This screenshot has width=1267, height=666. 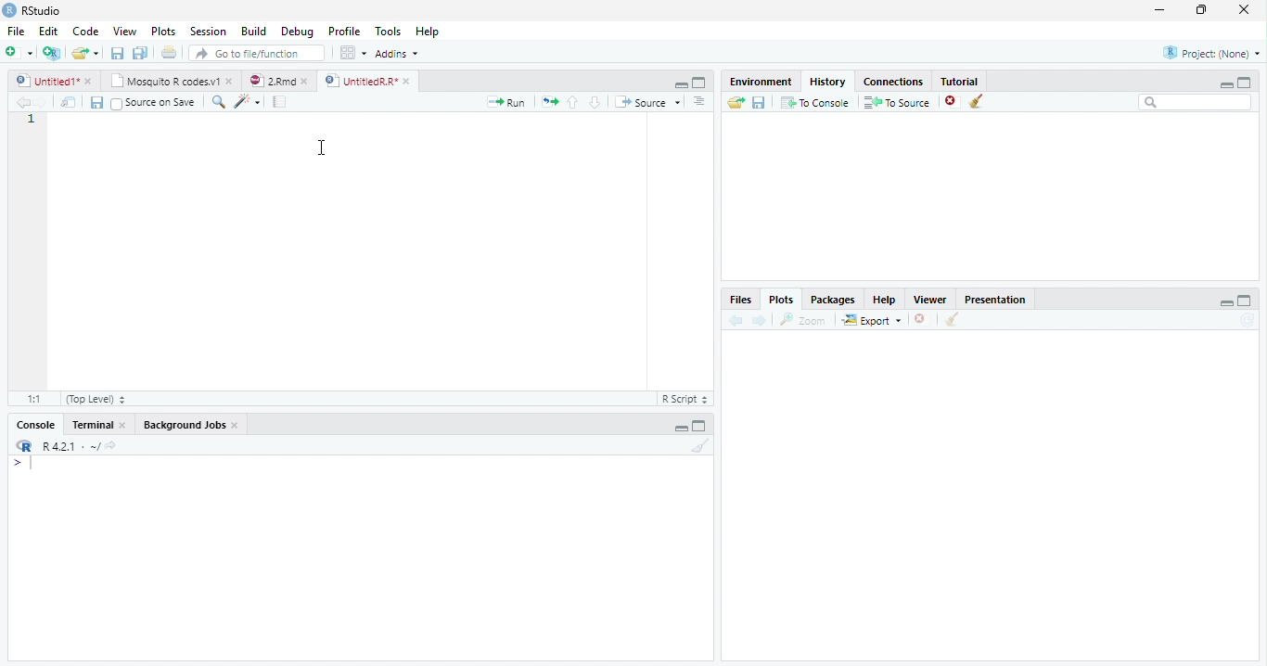 I want to click on Down, so click(x=595, y=103).